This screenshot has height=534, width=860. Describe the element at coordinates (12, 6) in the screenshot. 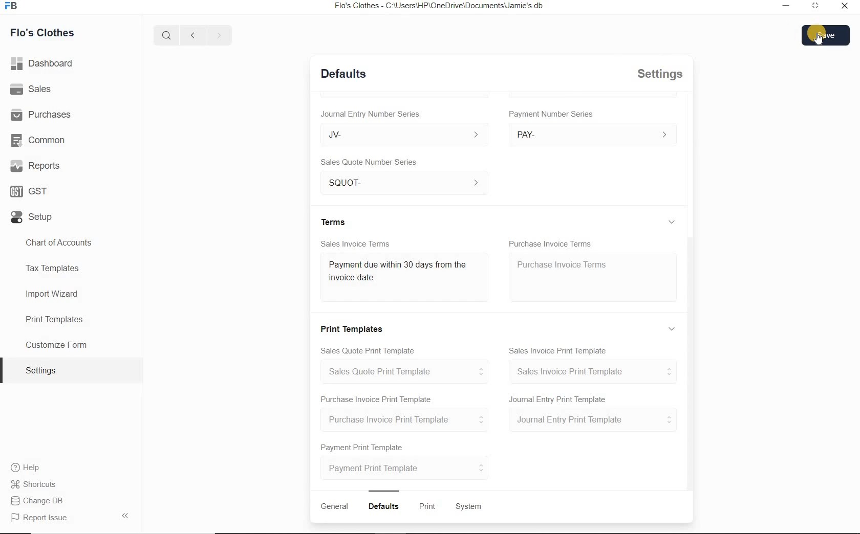

I see `Logo` at that location.